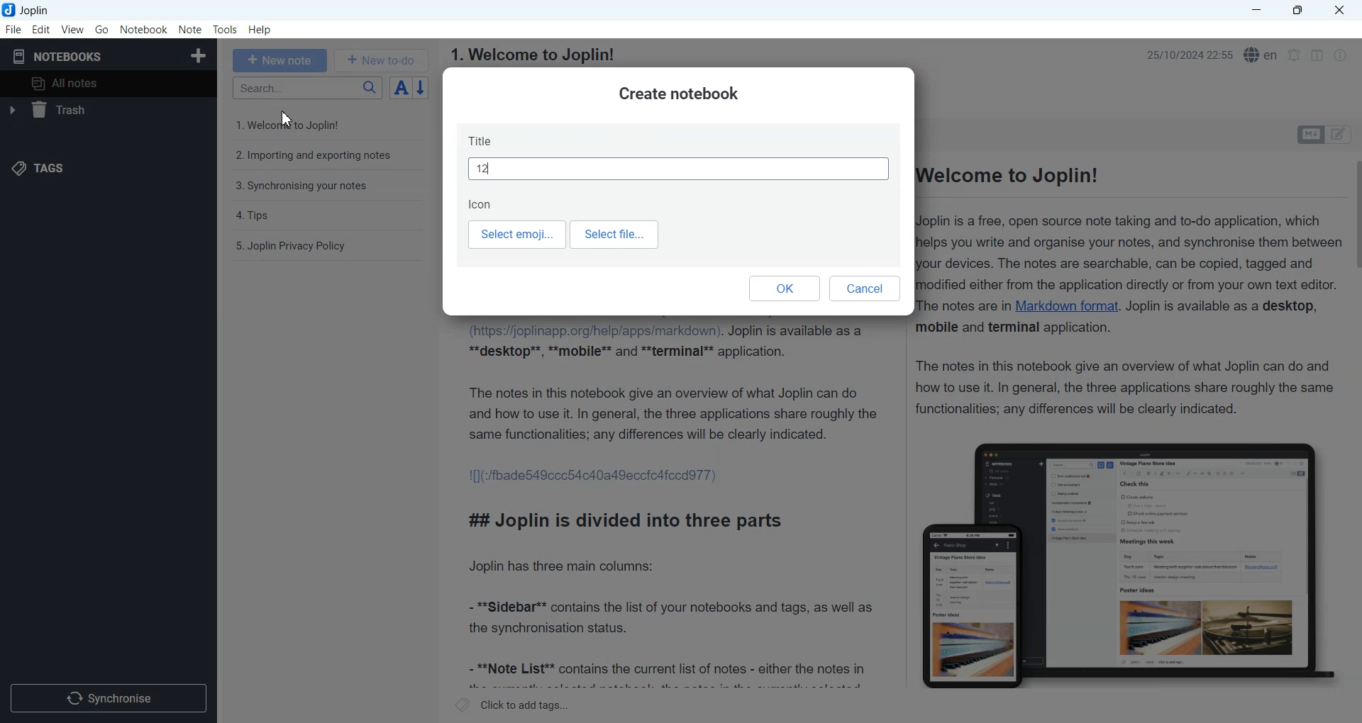  What do you see at coordinates (516, 235) in the screenshot?
I see `Select emoji...` at bounding box center [516, 235].